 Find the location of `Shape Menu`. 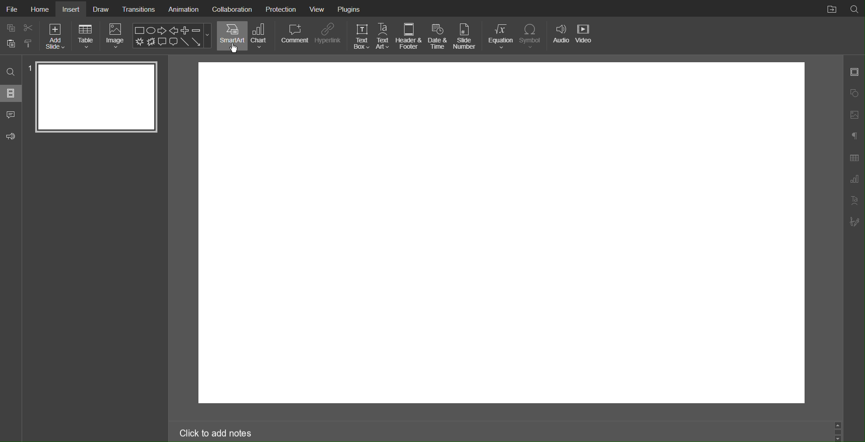

Shape Menu is located at coordinates (172, 35).